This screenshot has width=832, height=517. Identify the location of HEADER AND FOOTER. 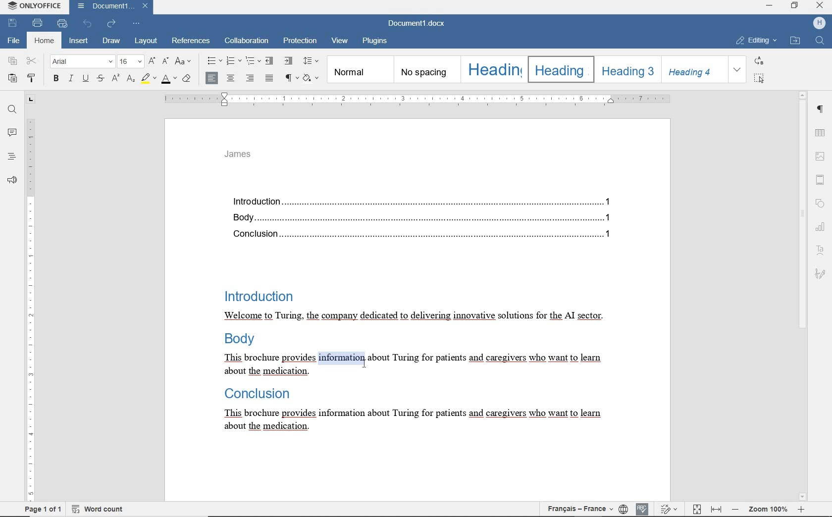
(820, 179).